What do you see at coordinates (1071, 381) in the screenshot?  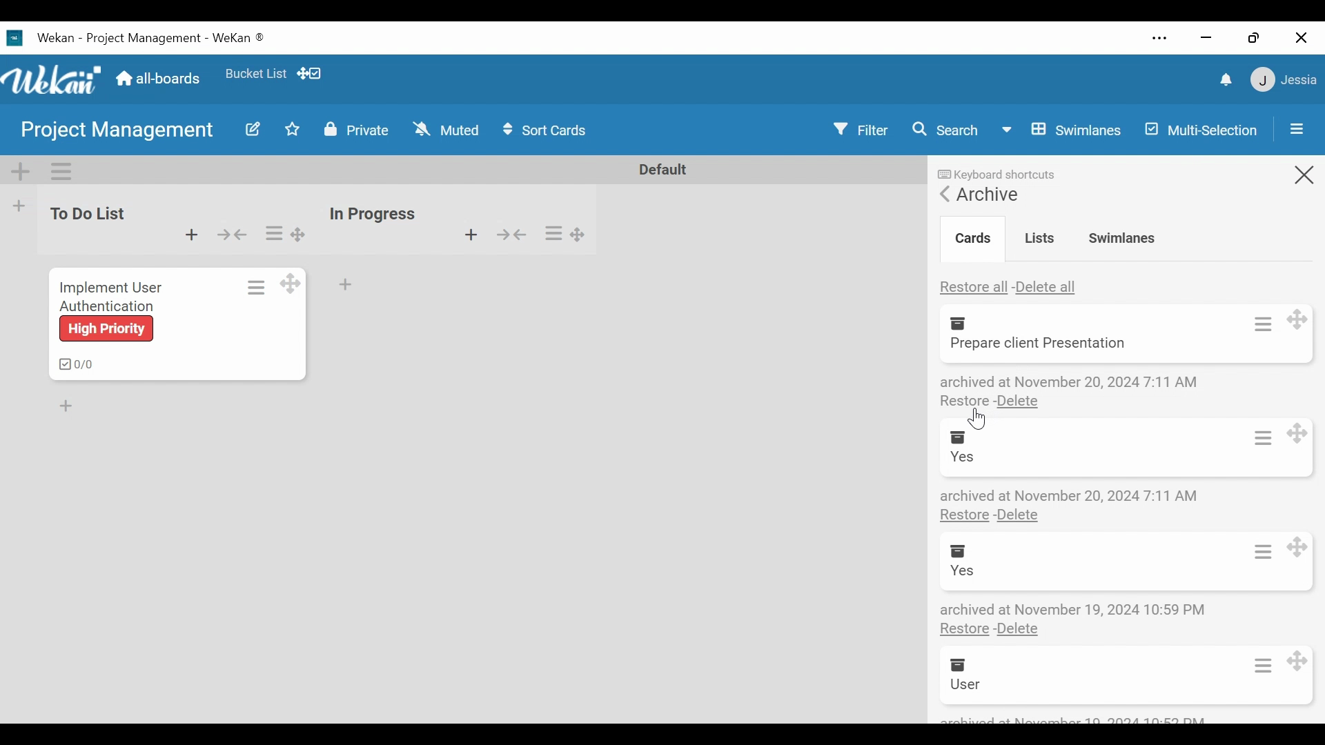 I see `archive details` at bounding box center [1071, 381].